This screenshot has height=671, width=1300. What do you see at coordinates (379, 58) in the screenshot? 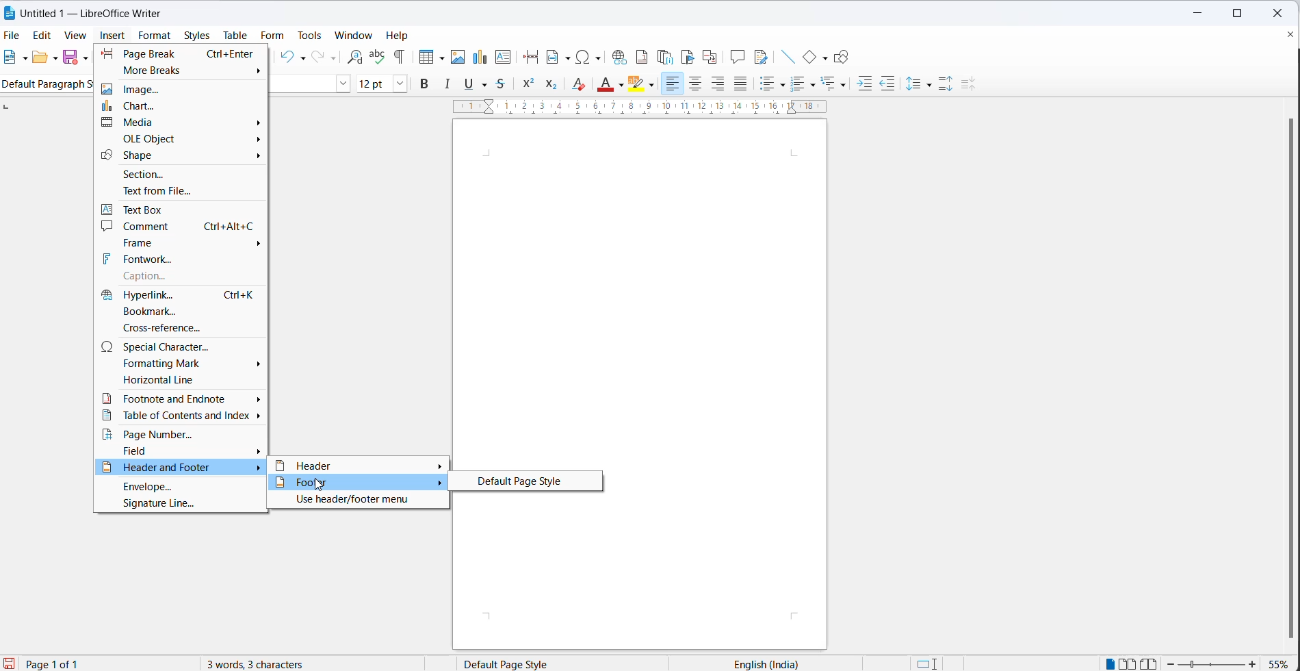
I see `spellings` at bounding box center [379, 58].